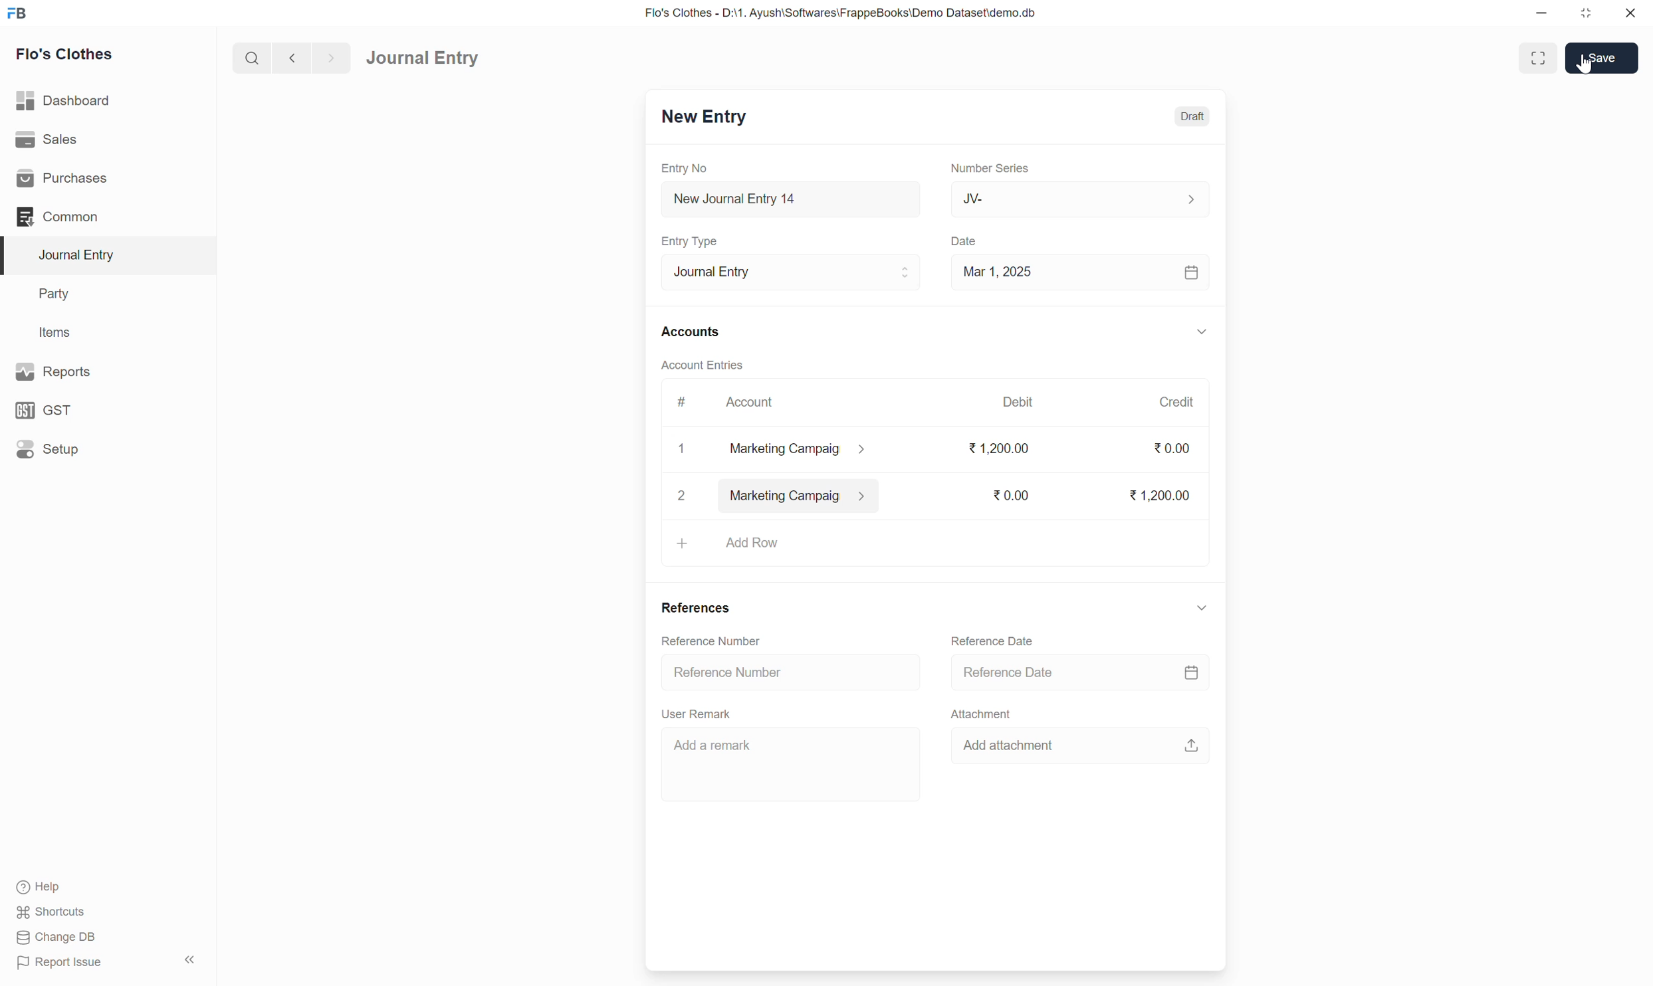 The width and height of the screenshot is (1653, 986). Describe the element at coordinates (1602, 58) in the screenshot. I see `Save` at that location.